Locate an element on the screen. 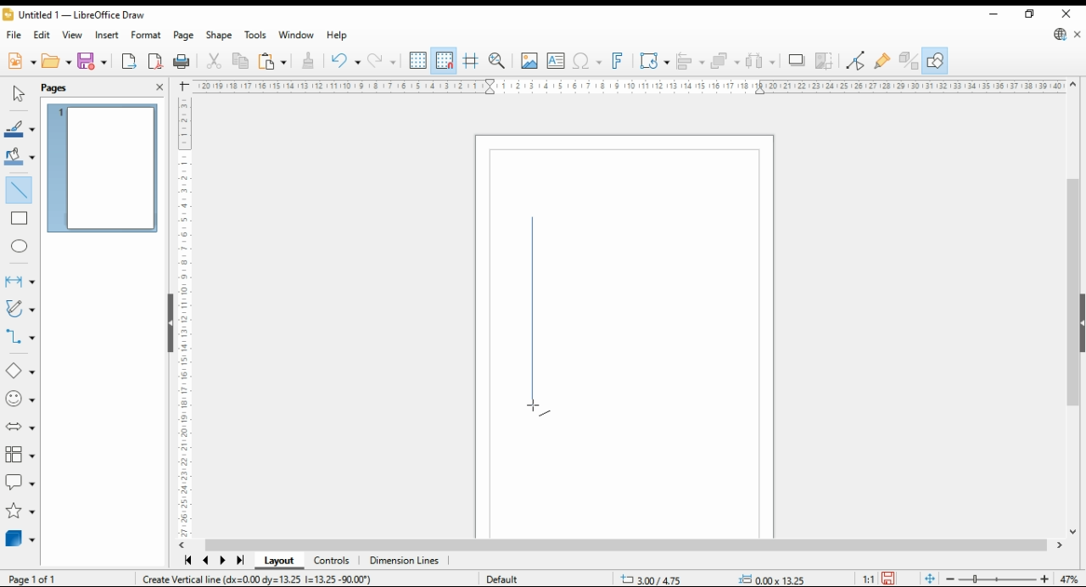 This screenshot has width=1086, height=587. last page is located at coordinates (239, 561).